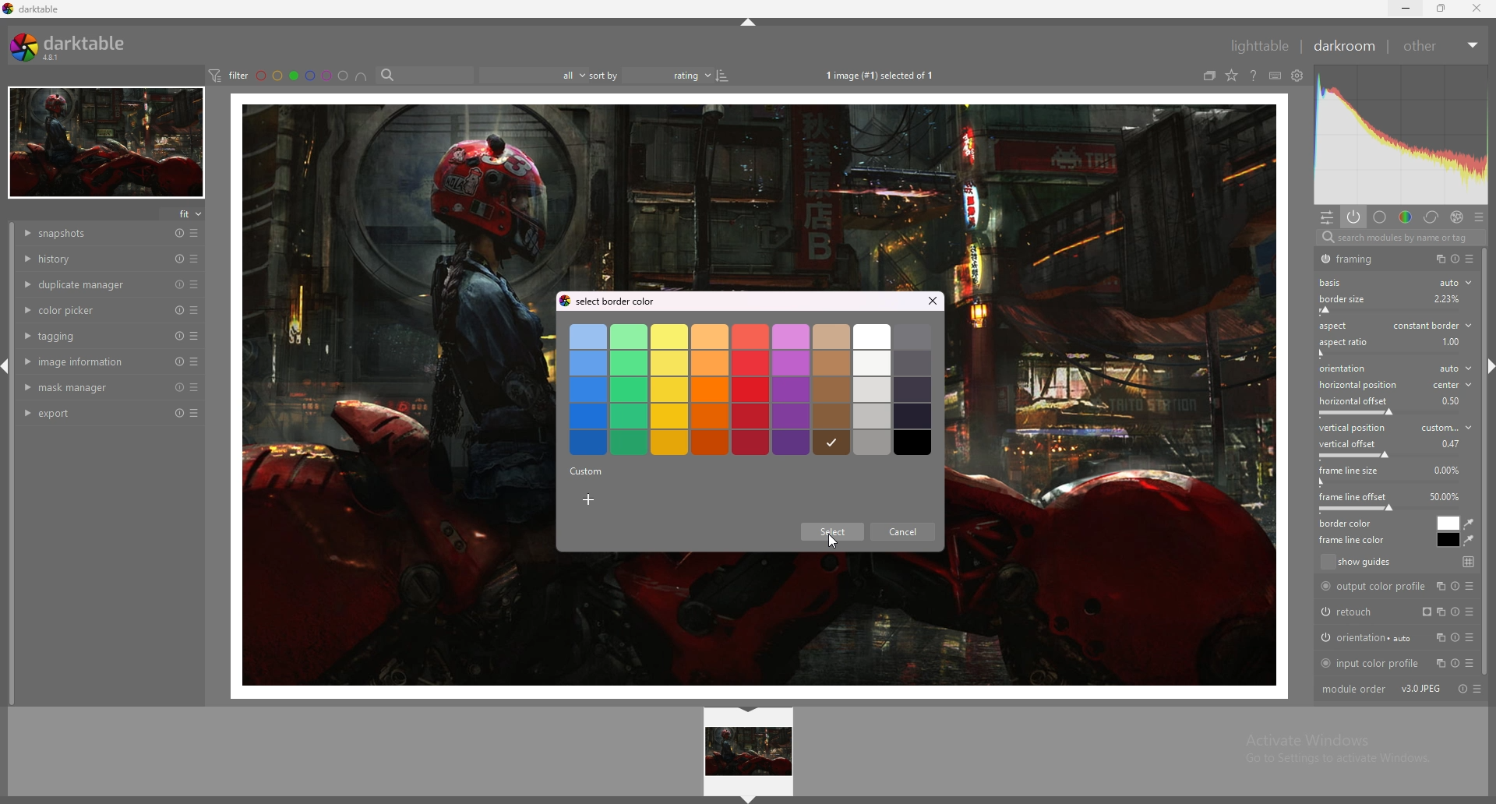 Image resolution: width=1496 pixels, height=804 pixels. Describe the element at coordinates (1353, 689) in the screenshot. I see `module order` at that location.